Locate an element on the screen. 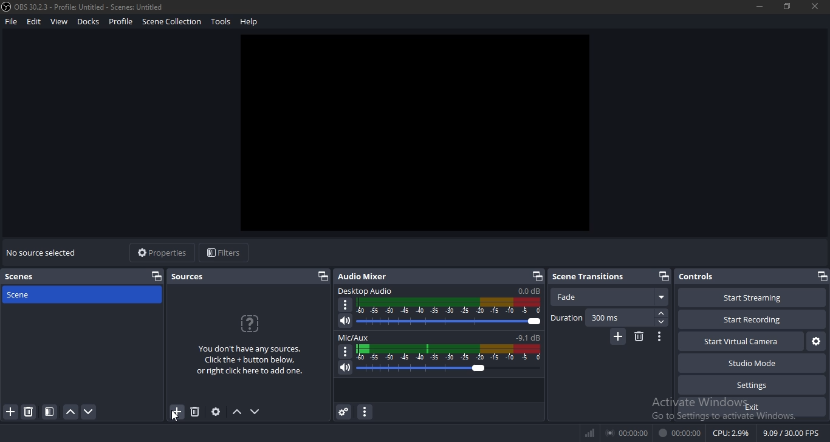 The image size is (830, 442). scenes is located at coordinates (21, 277).